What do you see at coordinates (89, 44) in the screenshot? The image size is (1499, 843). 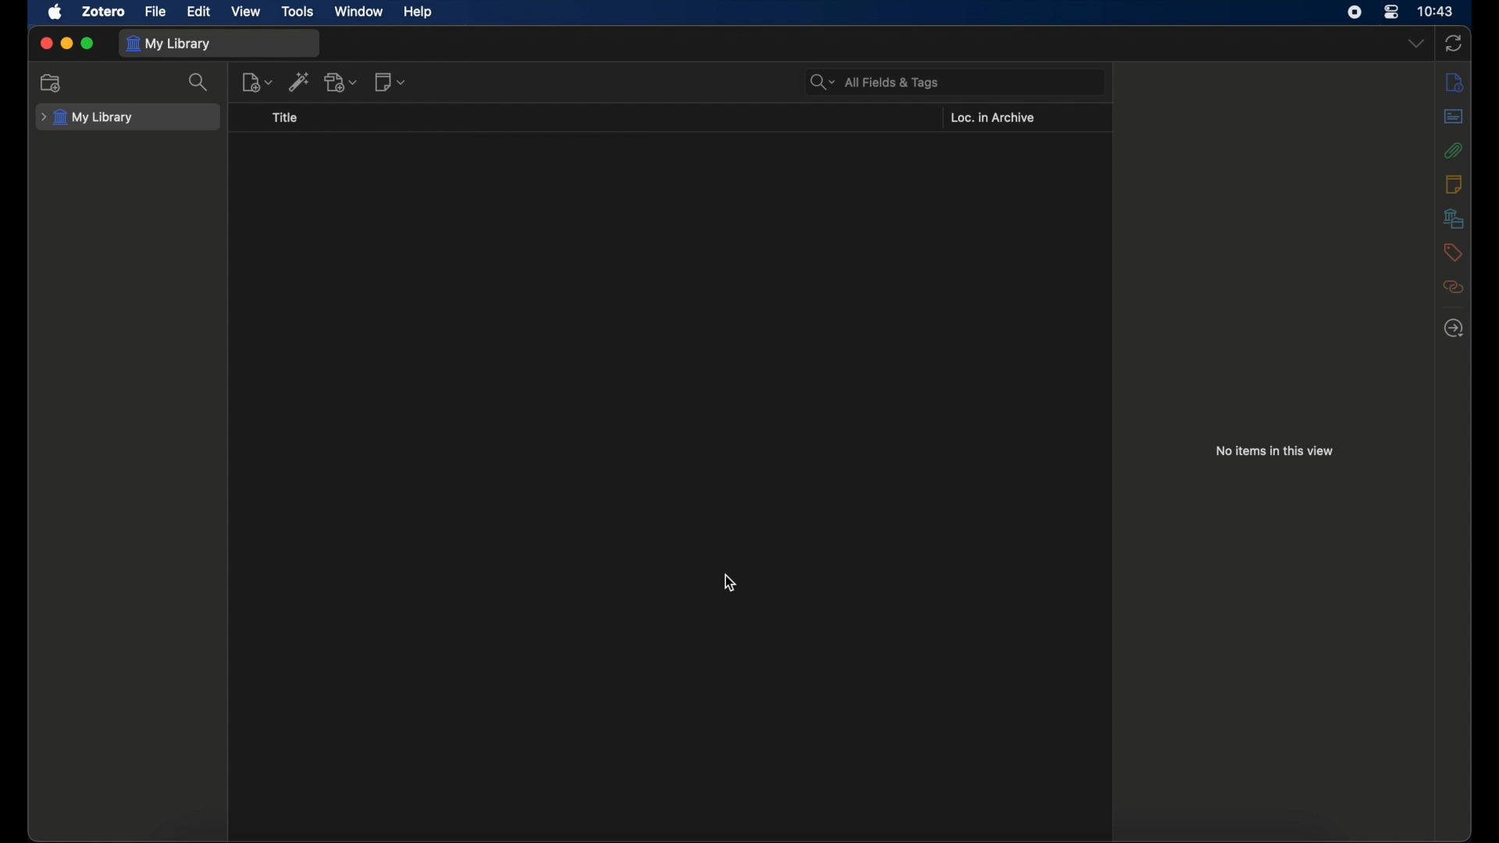 I see `maximize` at bounding box center [89, 44].